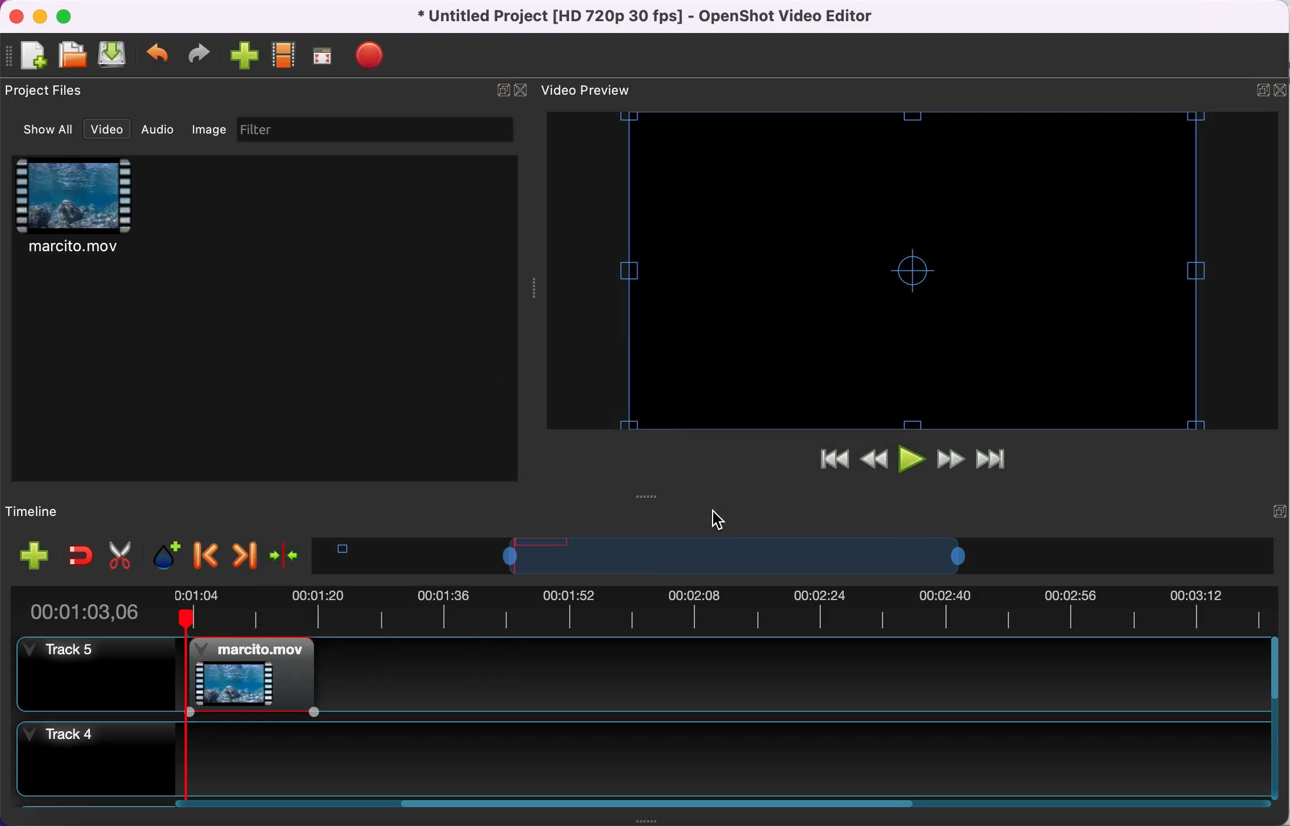 The image size is (1290, 826). What do you see at coordinates (642, 612) in the screenshot?
I see `duration` at bounding box center [642, 612].